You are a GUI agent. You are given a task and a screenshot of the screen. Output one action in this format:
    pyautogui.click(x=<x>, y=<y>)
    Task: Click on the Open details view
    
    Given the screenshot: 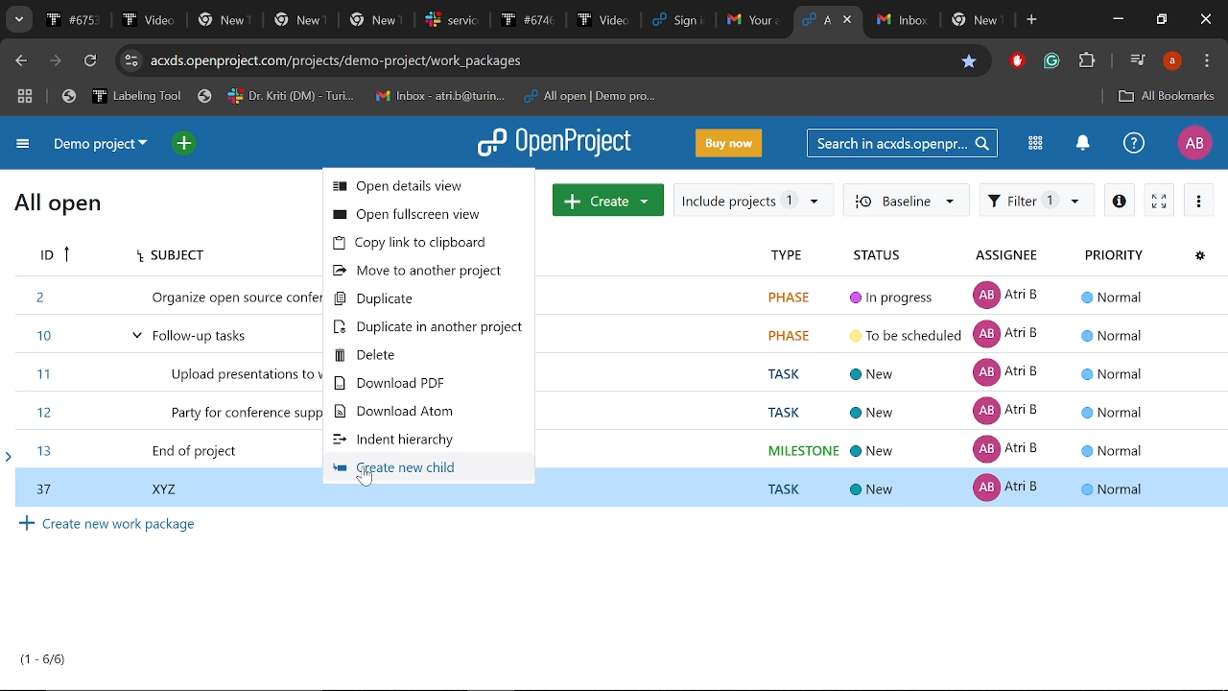 What is the action you would take?
    pyautogui.click(x=1119, y=199)
    